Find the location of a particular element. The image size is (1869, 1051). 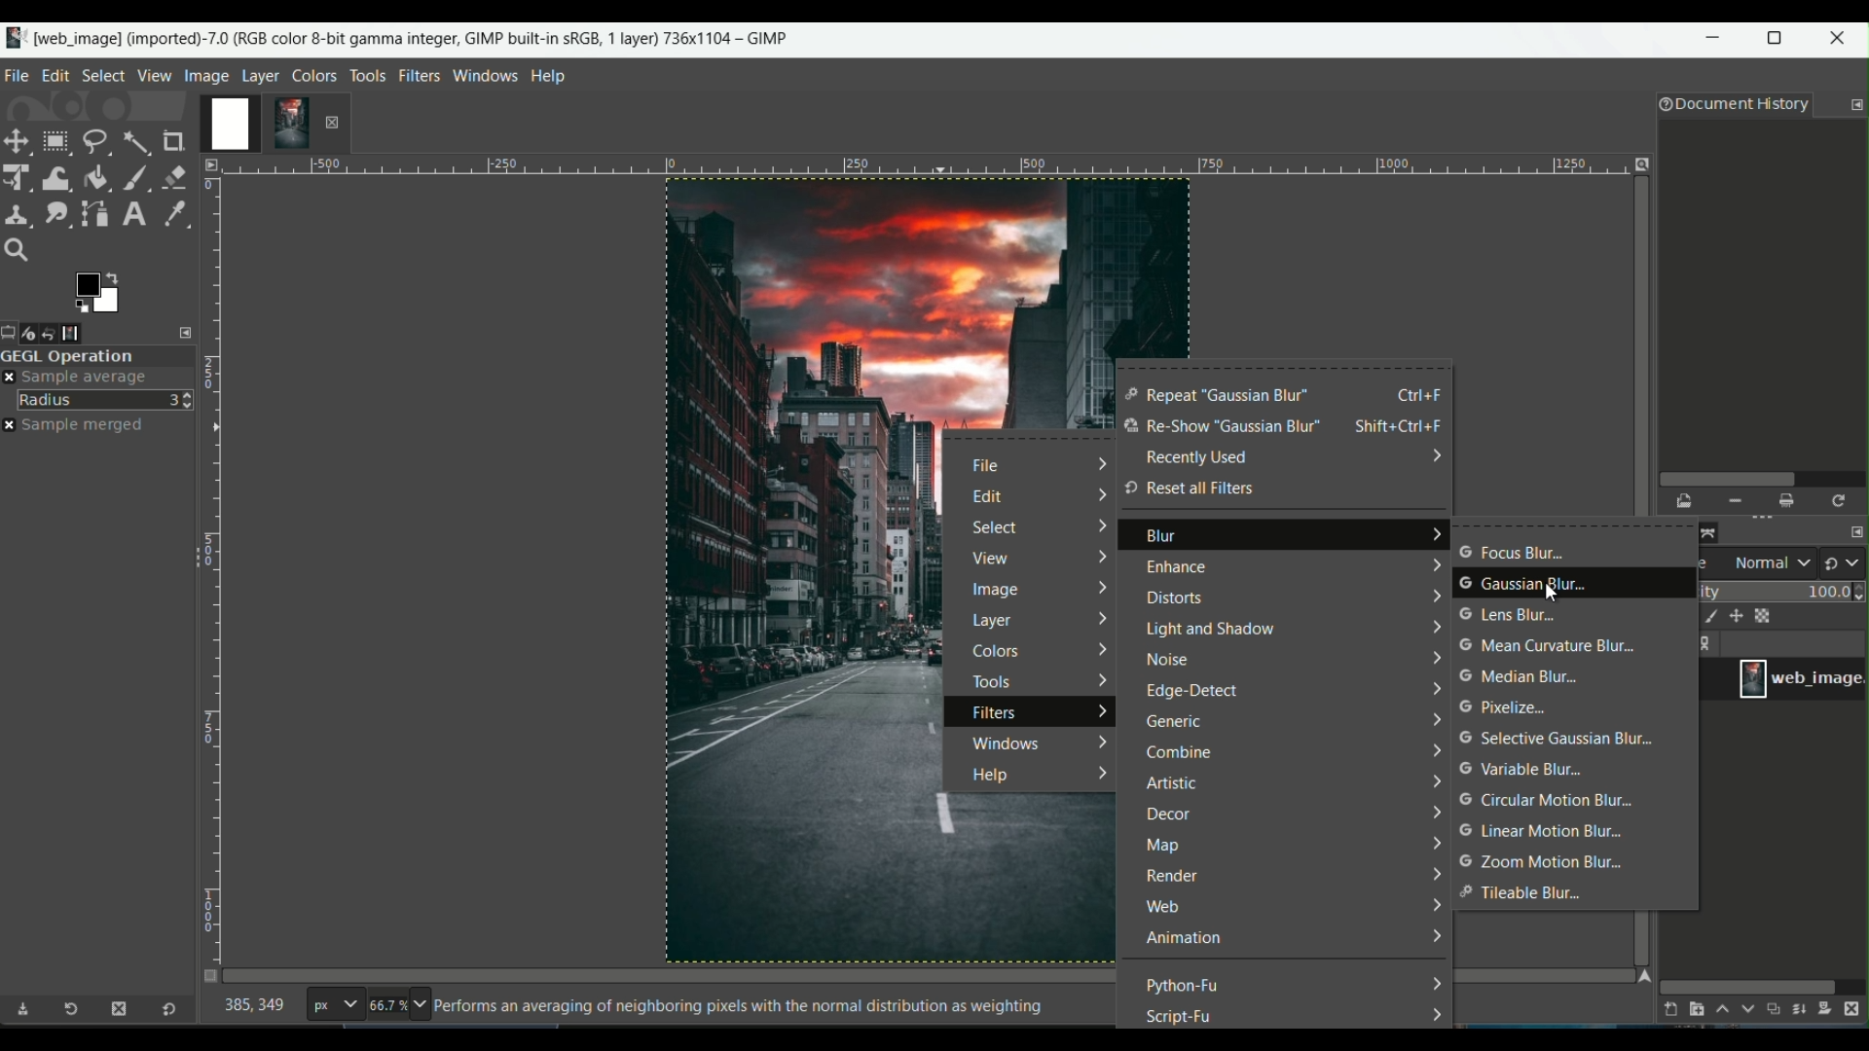

color picker tool is located at coordinates (170, 212).